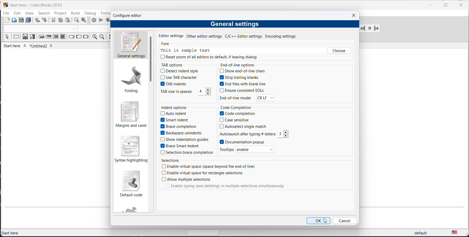  What do you see at coordinates (41, 37) in the screenshot?
I see `entry condition loop` at bounding box center [41, 37].